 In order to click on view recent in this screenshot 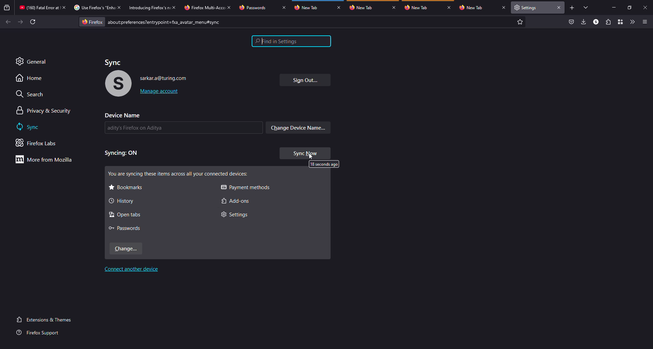, I will do `click(7, 7)`.